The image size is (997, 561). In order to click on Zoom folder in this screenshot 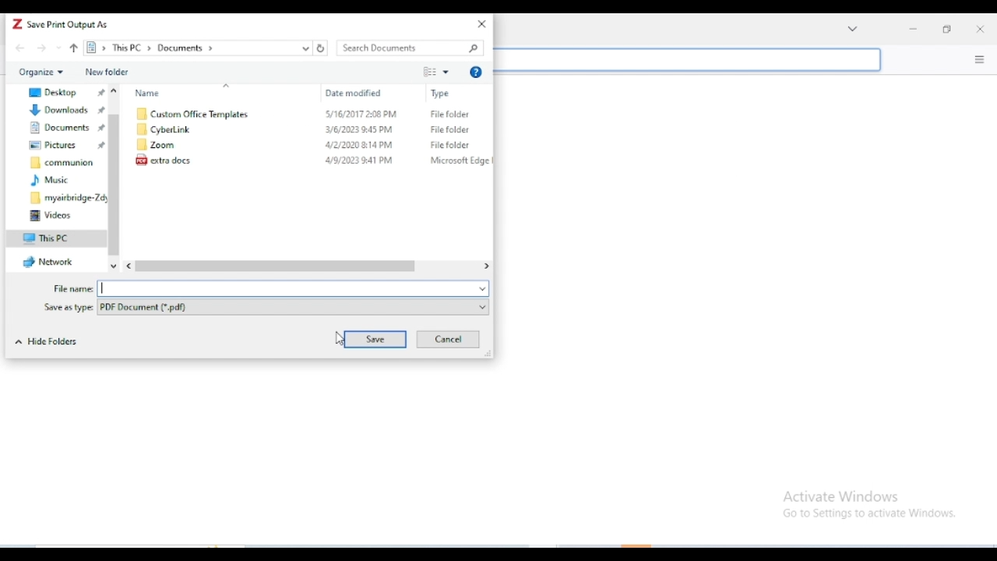, I will do `click(158, 144)`.